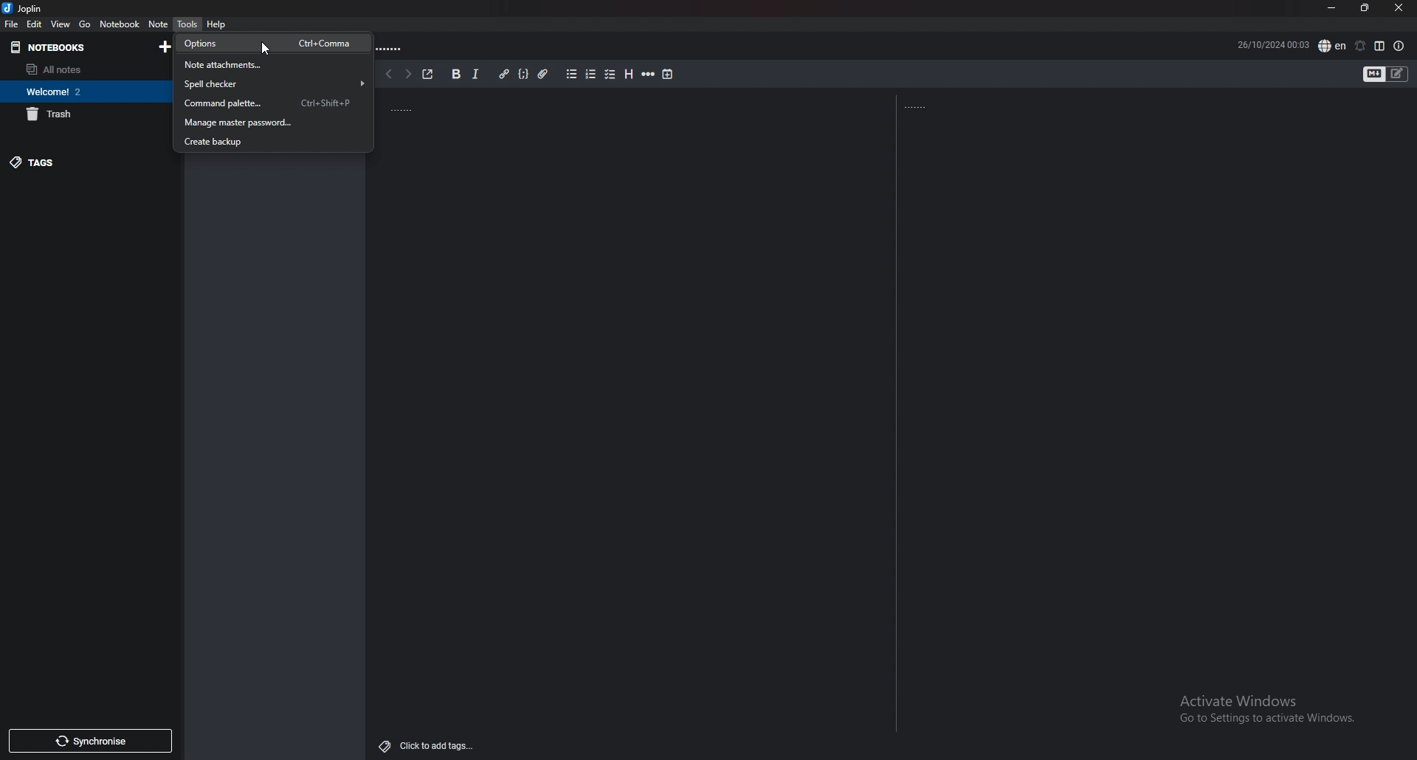 The image size is (1417, 760). What do you see at coordinates (61, 24) in the screenshot?
I see `view` at bounding box center [61, 24].